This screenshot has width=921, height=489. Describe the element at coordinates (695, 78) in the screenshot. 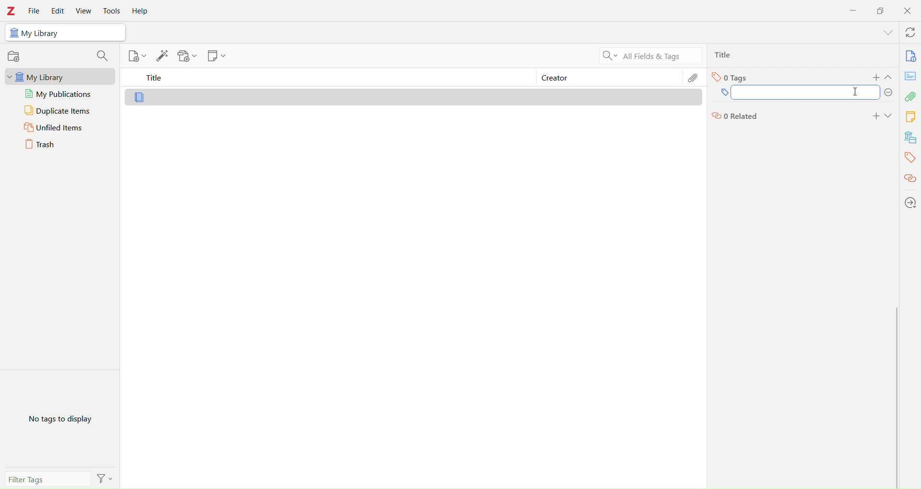

I see `Edit` at that location.